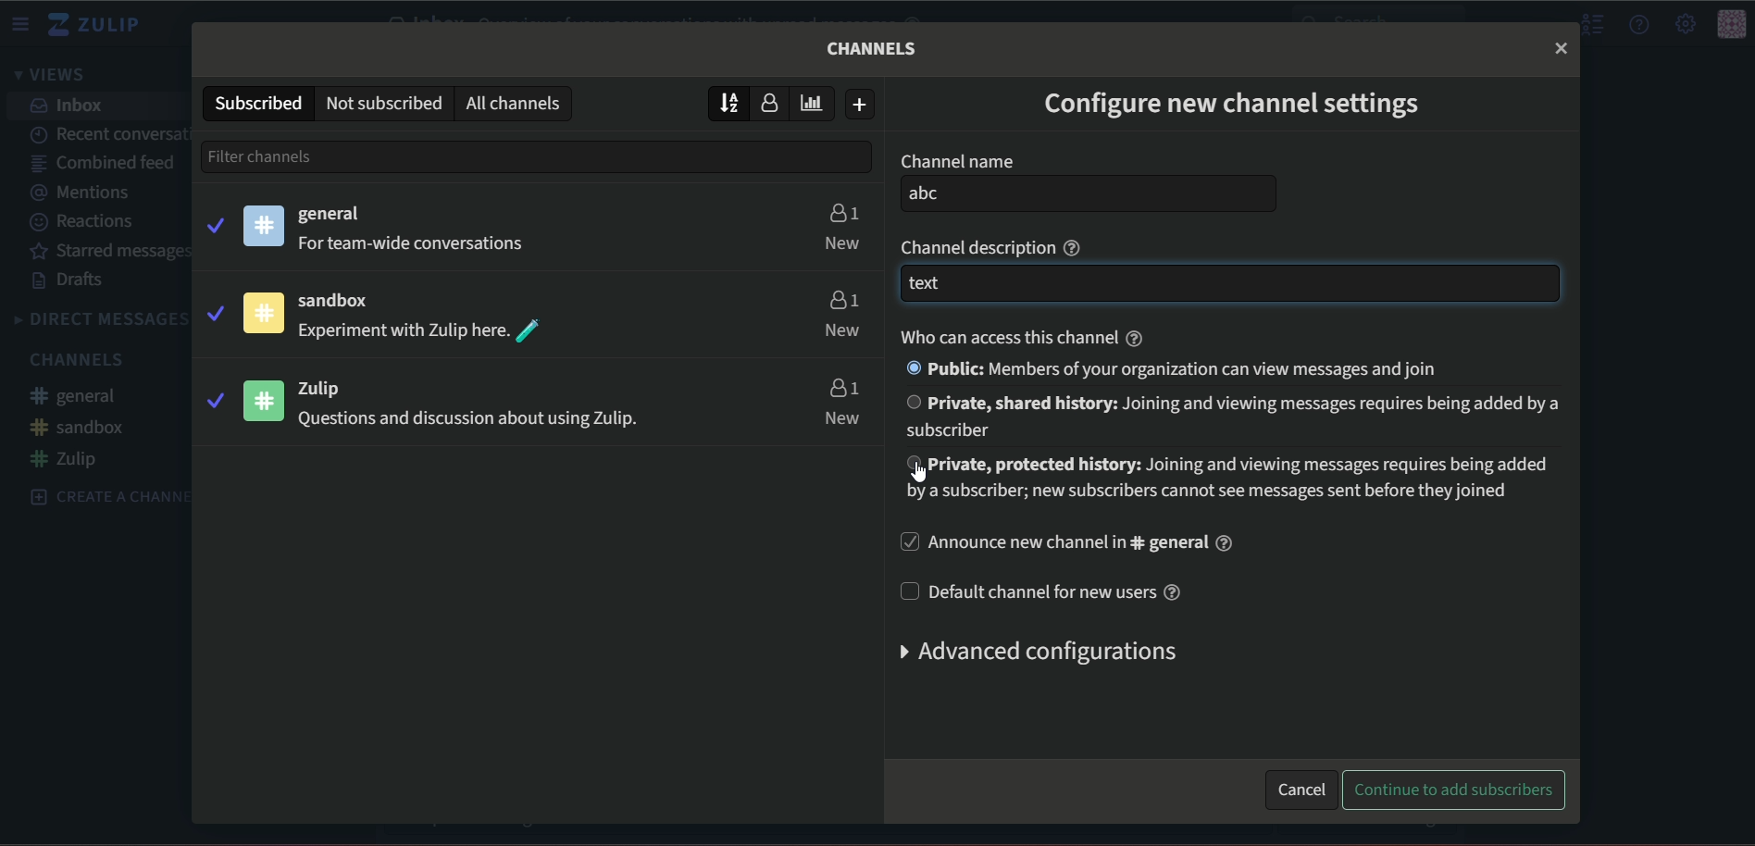 The image size is (1755, 846). Describe the element at coordinates (1071, 544) in the screenshot. I see `annunce a new chsnnel in #general` at that location.